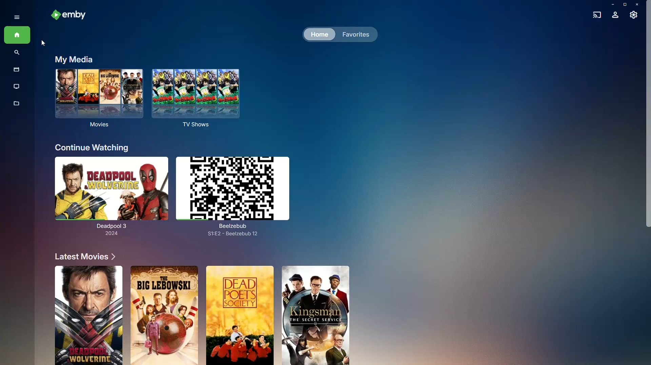 The width and height of the screenshot is (651, 365). Describe the element at coordinates (164, 315) in the screenshot. I see `` at that location.